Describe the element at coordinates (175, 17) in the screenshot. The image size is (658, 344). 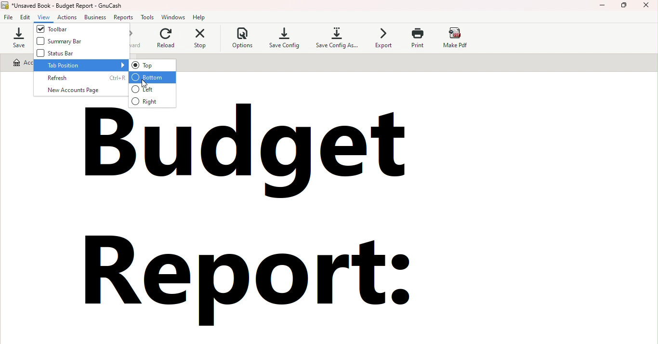
I see `Windows` at that location.